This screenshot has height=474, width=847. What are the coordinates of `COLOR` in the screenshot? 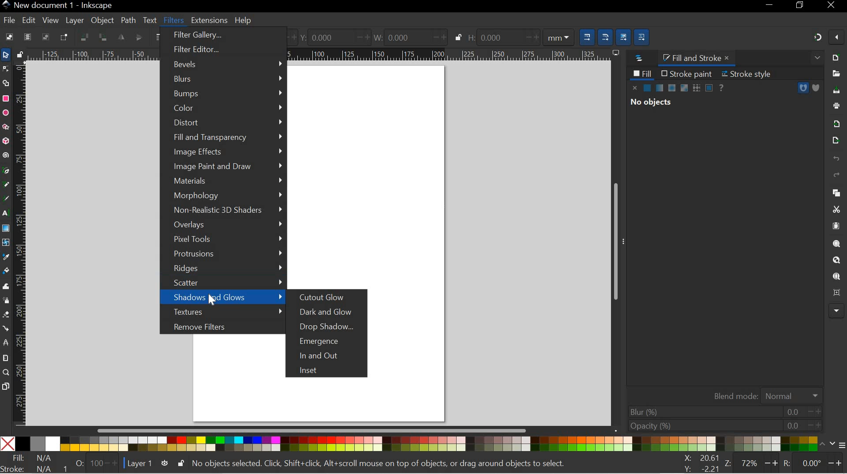 It's located at (223, 108).